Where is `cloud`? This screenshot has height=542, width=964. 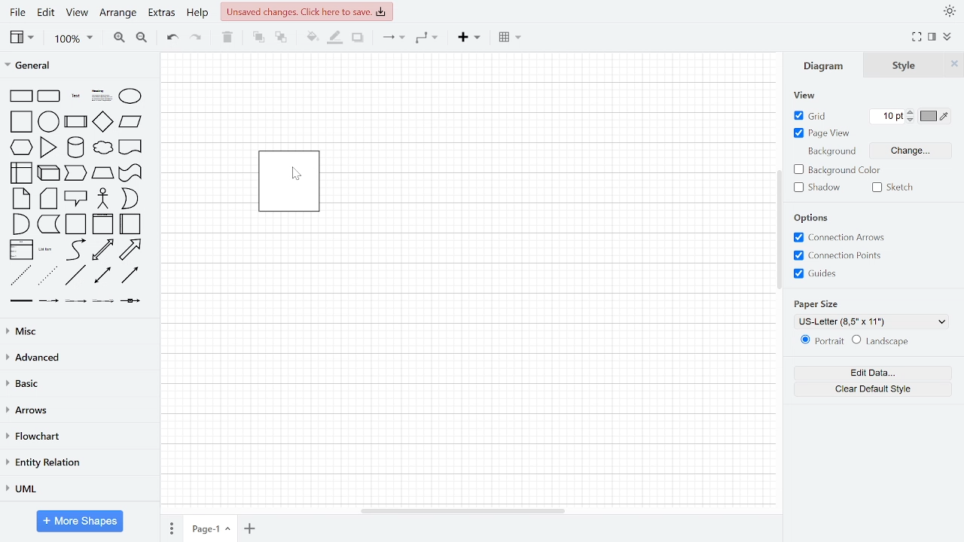 cloud is located at coordinates (102, 148).